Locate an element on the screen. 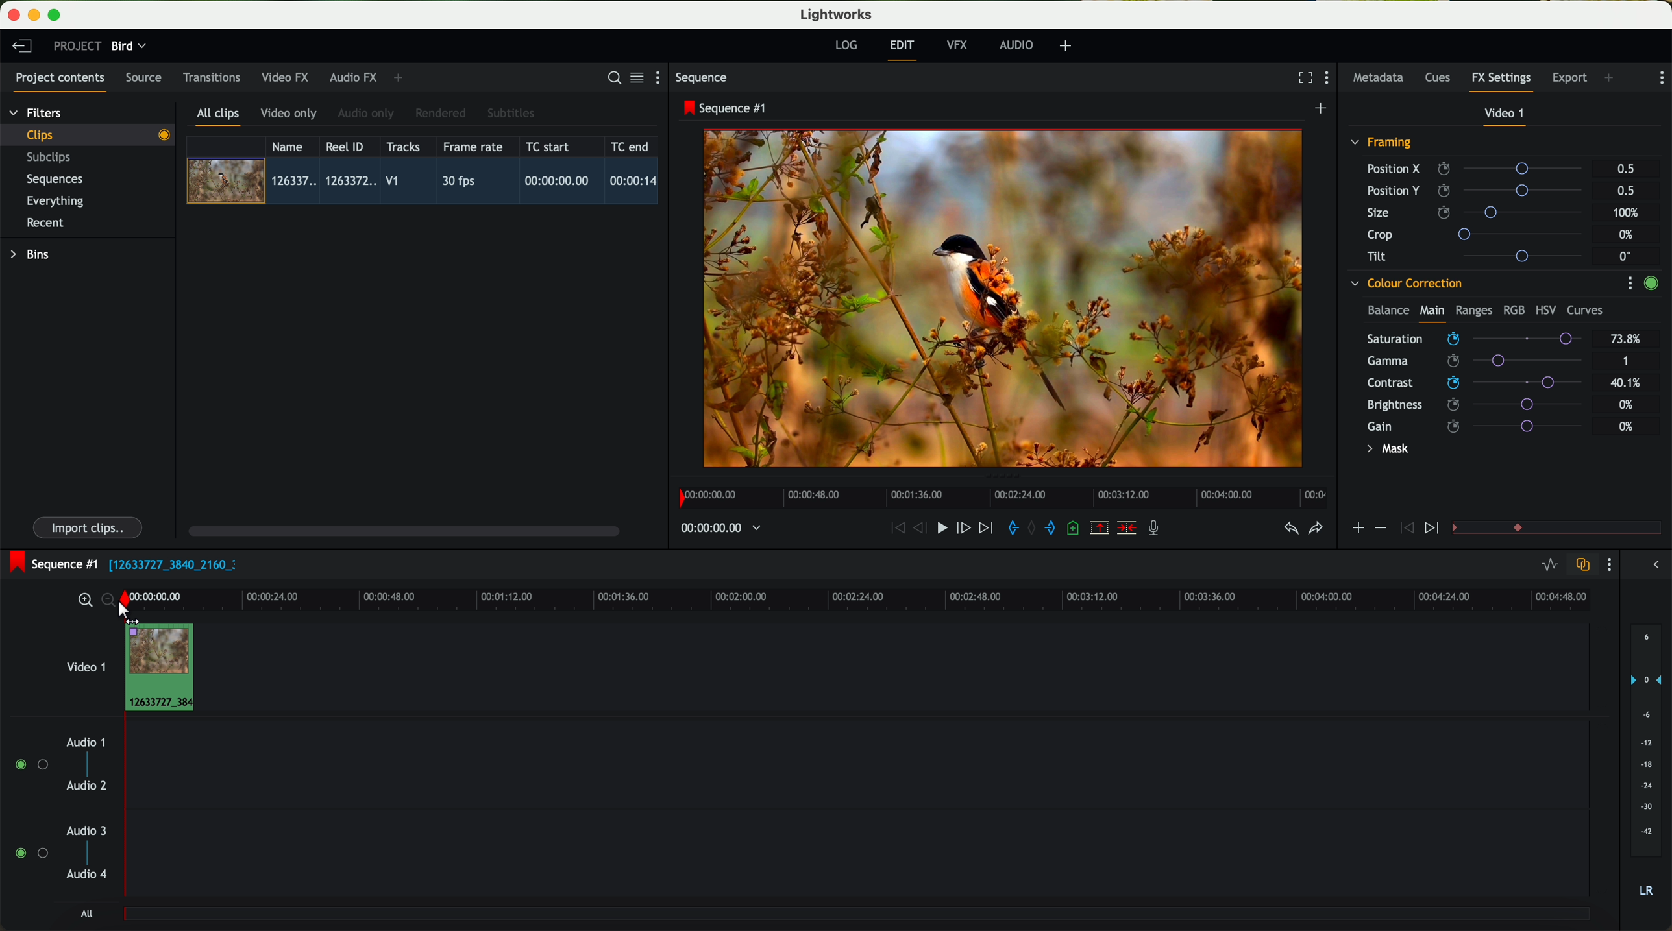  leave is located at coordinates (21, 47).